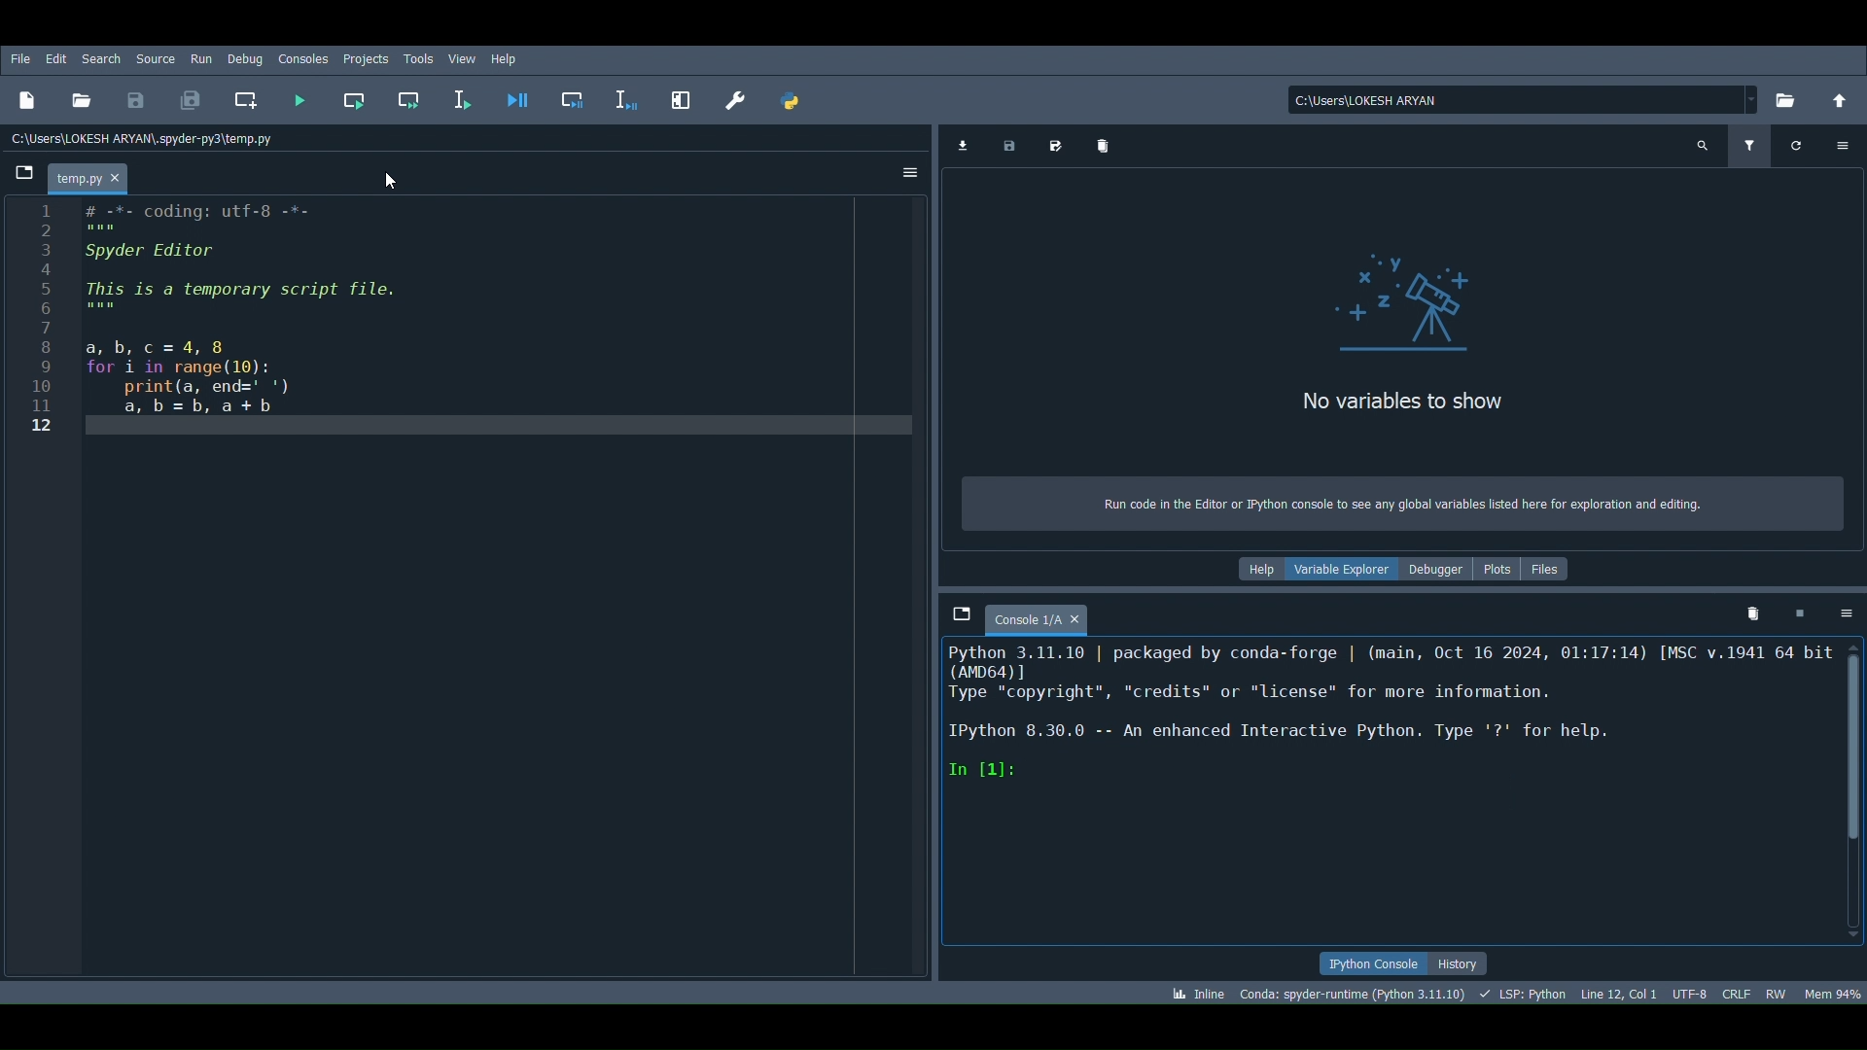 Image resolution: width=1867 pixels, height=1050 pixels. Describe the element at coordinates (579, 98) in the screenshot. I see `Debug cell` at that location.